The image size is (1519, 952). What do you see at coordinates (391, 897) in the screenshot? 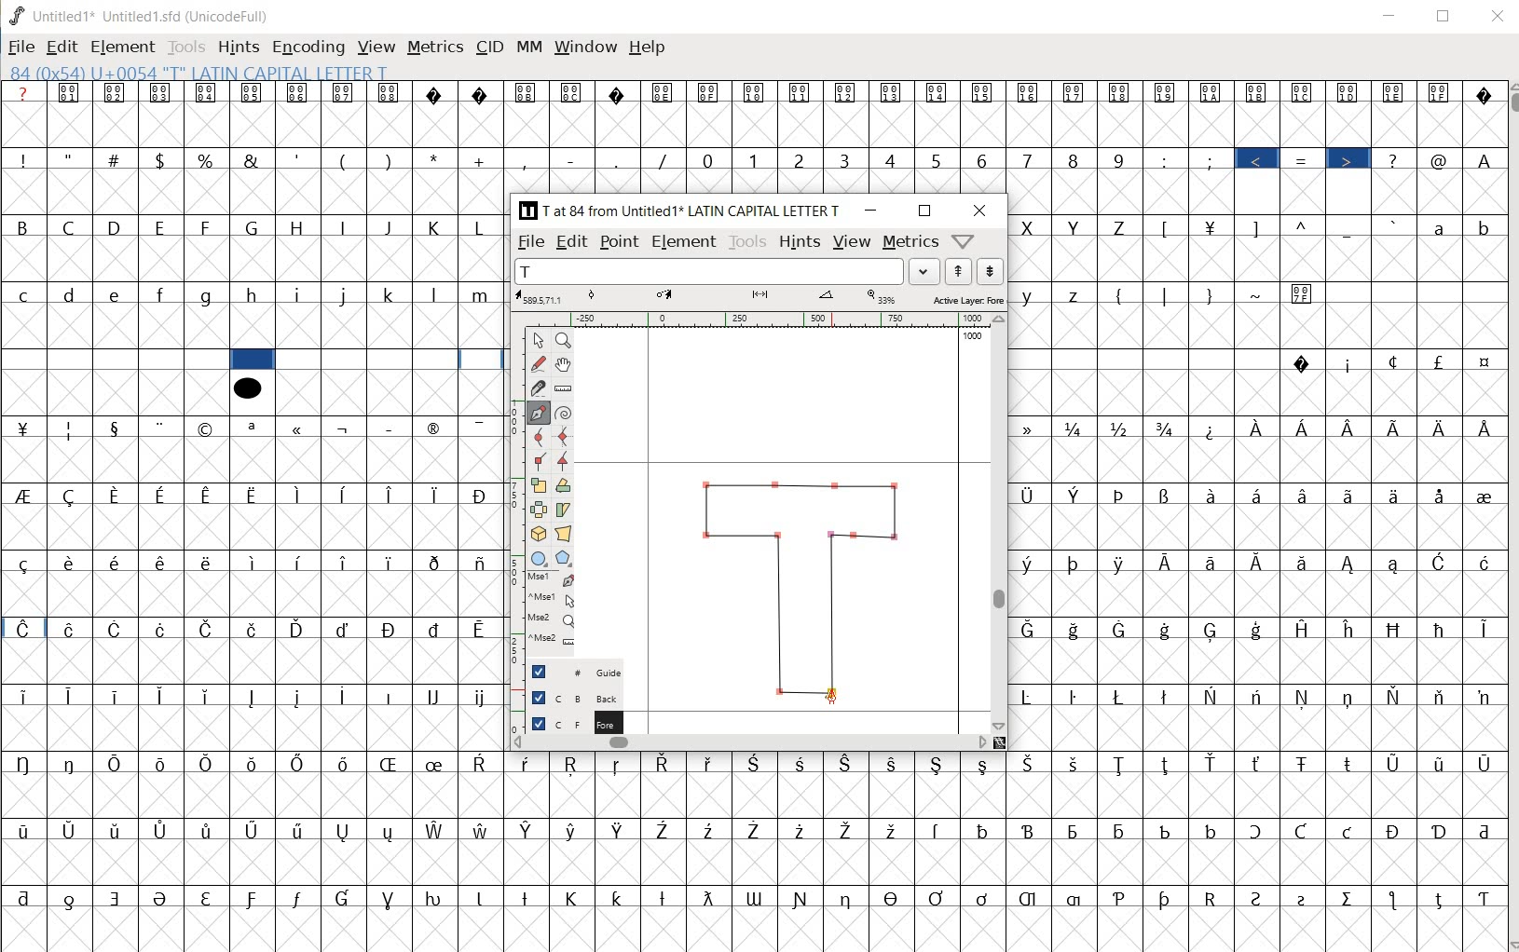
I see `Symbol` at bounding box center [391, 897].